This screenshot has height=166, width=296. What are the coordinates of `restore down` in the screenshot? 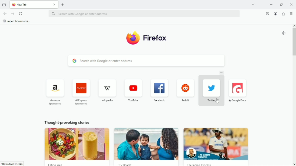 It's located at (282, 4).